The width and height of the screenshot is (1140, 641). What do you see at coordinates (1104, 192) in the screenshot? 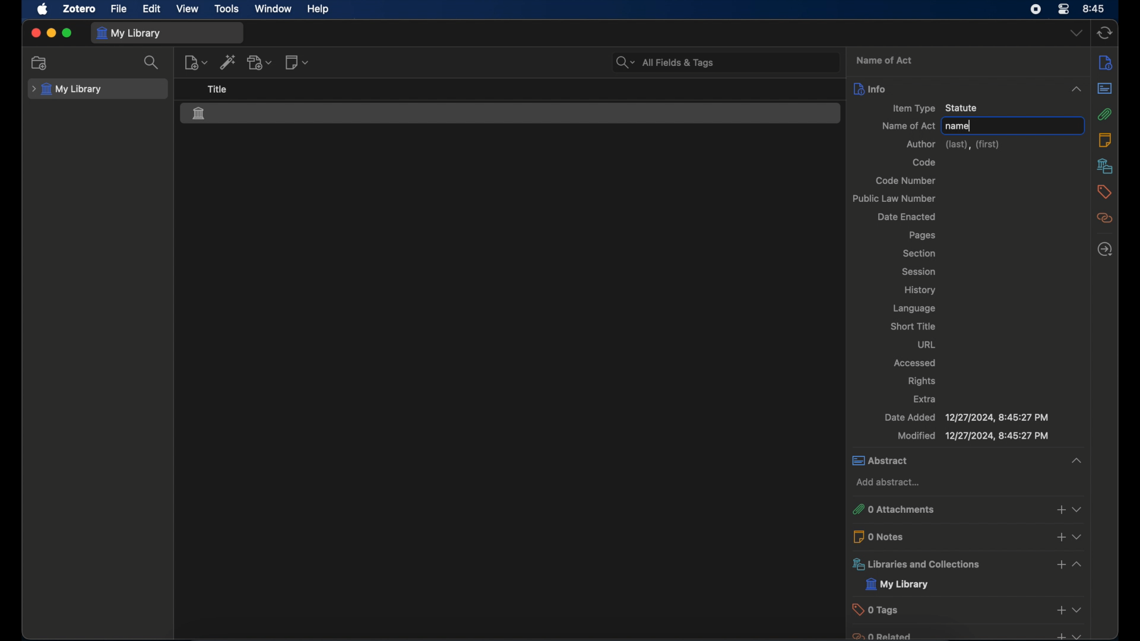
I see `tags` at bounding box center [1104, 192].